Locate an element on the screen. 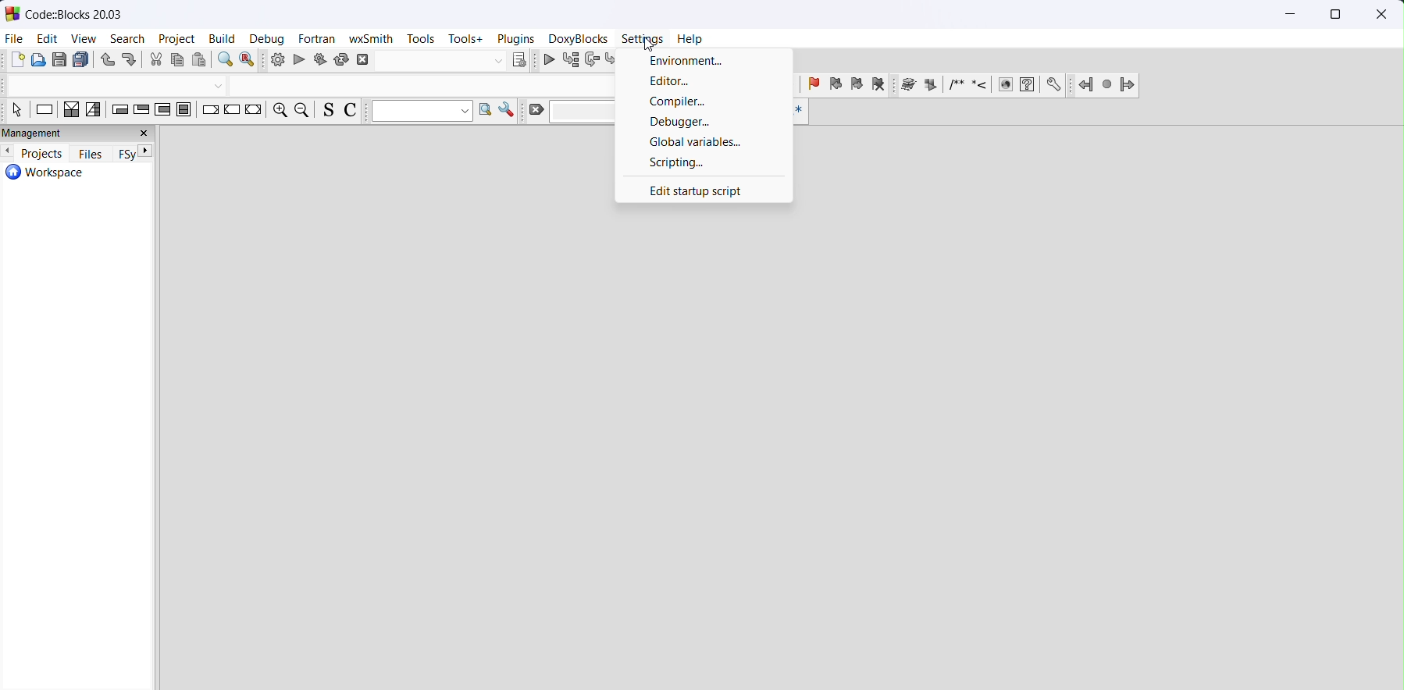  tools+ is located at coordinates (468, 40).